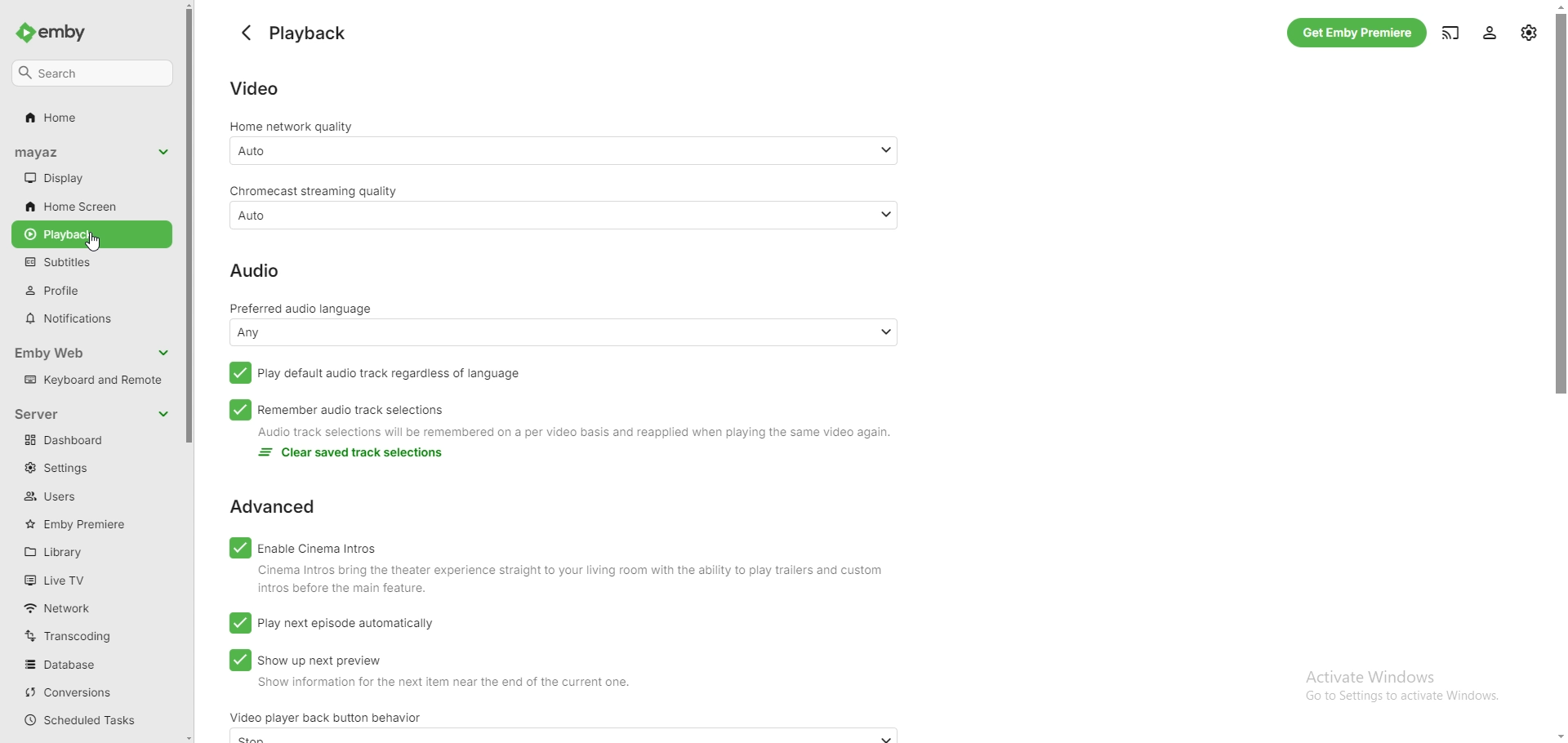 The image size is (1568, 743). Describe the element at coordinates (305, 659) in the screenshot. I see `show up next preview` at that location.